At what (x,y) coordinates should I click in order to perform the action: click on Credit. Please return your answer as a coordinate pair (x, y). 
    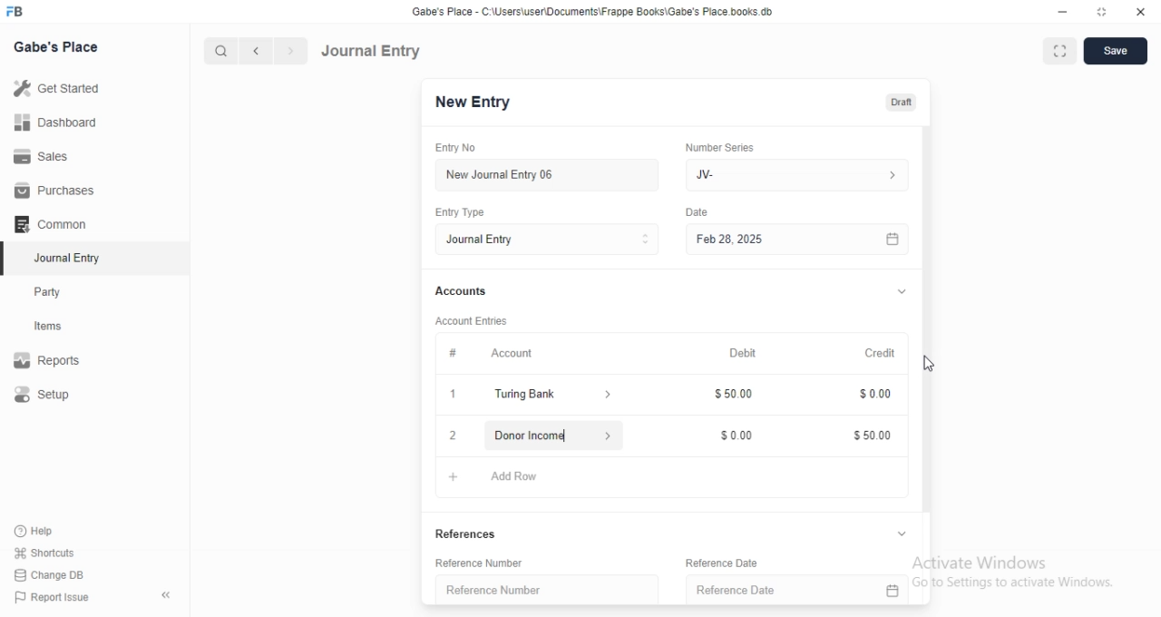
    Looking at the image, I should click on (880, 353).